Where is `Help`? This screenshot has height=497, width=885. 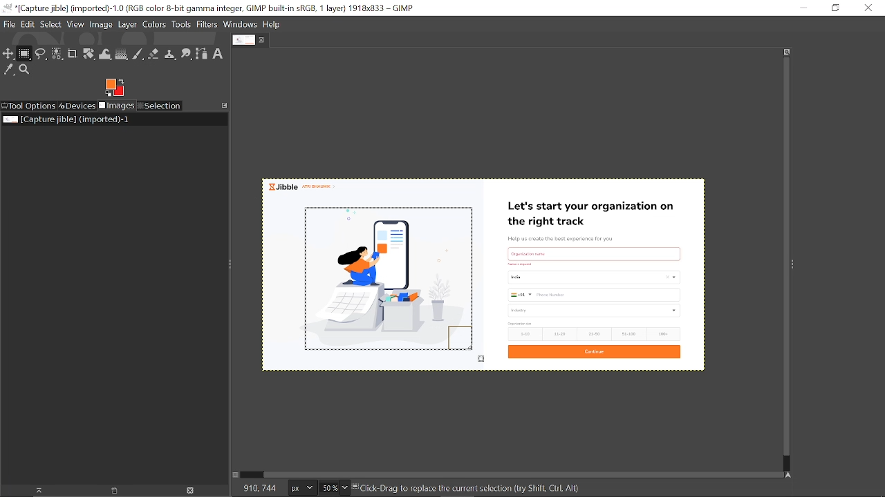
Help is located at coordinates (272, 25).